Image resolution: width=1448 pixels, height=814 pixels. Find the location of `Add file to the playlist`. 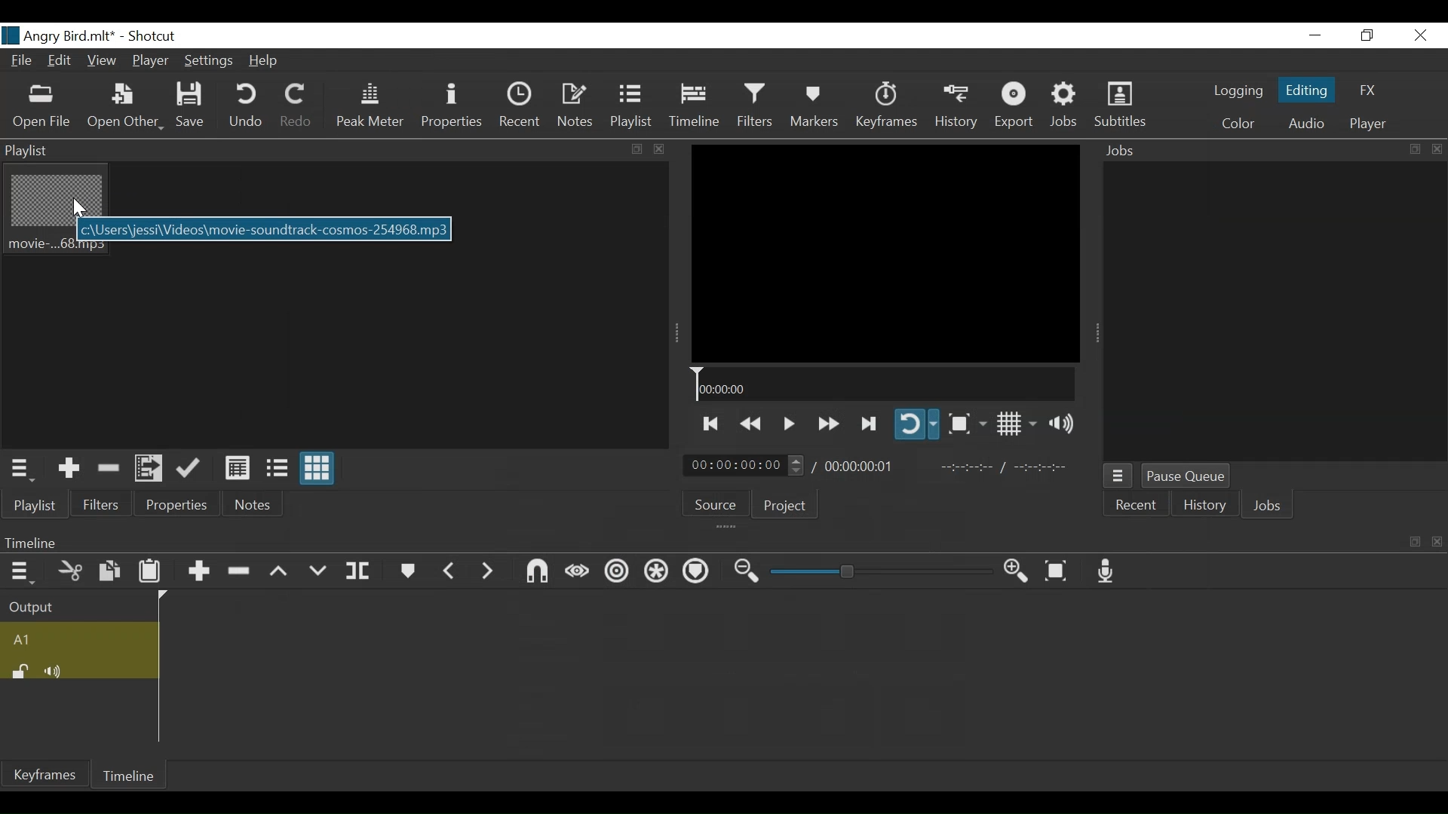

Add file to the playlist is located at coordinates (152, 470).